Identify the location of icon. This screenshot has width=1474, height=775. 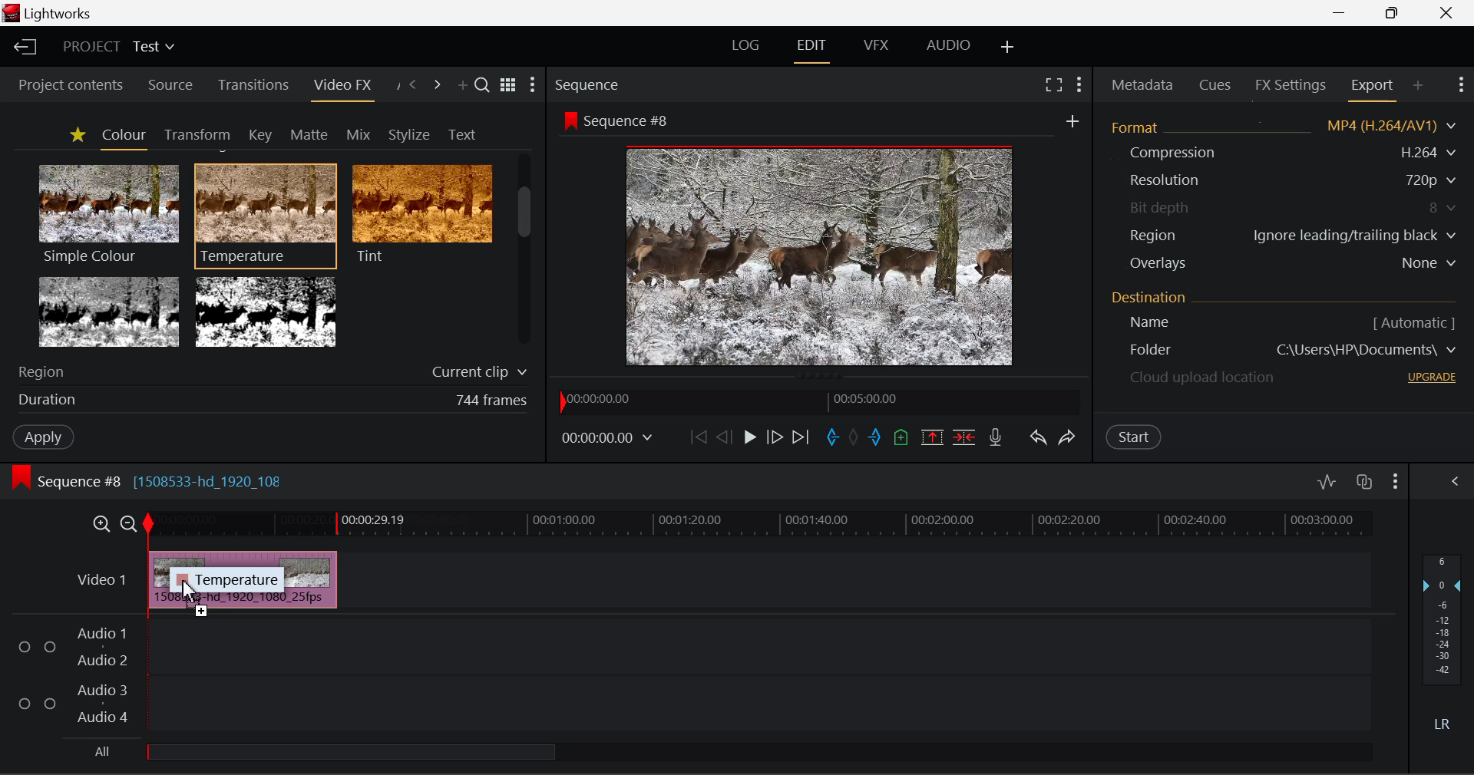
(570, 120).